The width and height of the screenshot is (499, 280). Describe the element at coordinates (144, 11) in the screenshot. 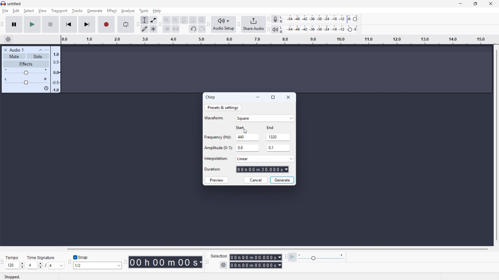

I see ` Tools ` at that location.